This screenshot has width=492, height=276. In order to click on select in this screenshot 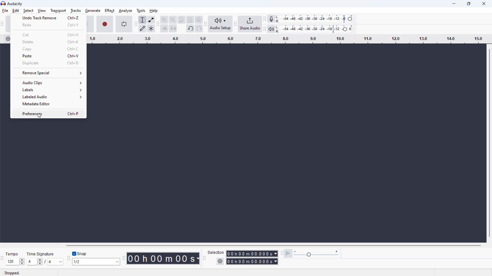, I will do `click(28, 11)`.